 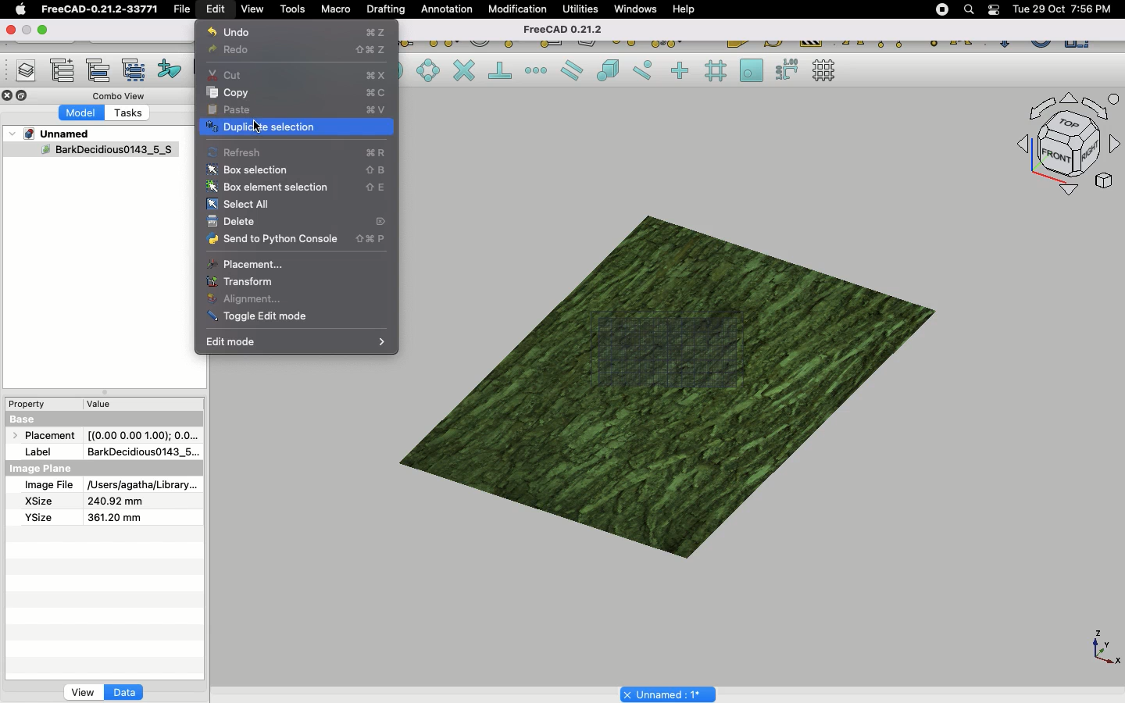 I want to click on Drafting, so click(x=387, y=9).